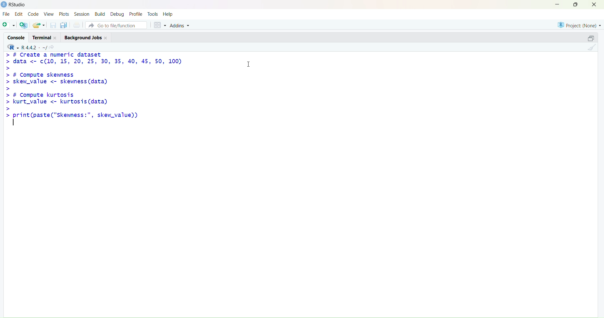 This screenshot has width=604, height=318. Describe the element at coordinates (153, 13) in the screenshot. I see `Tools` at that location.